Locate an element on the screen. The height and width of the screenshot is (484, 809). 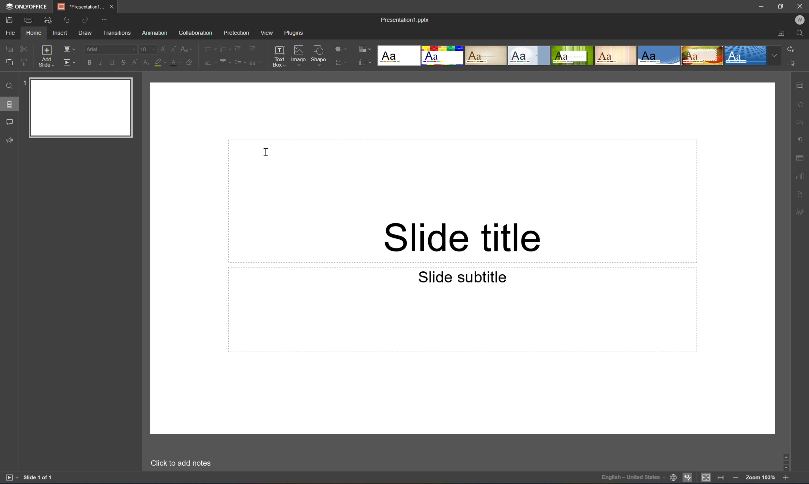
Align shape is located at coordinates (342, 63).